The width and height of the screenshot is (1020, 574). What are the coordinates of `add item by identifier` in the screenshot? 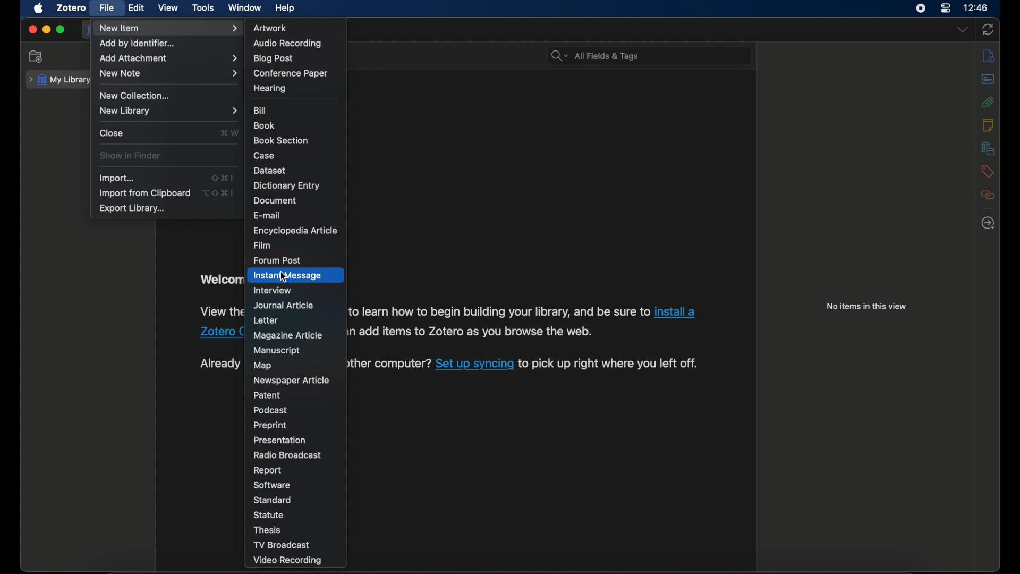 It's located at (137, 44).